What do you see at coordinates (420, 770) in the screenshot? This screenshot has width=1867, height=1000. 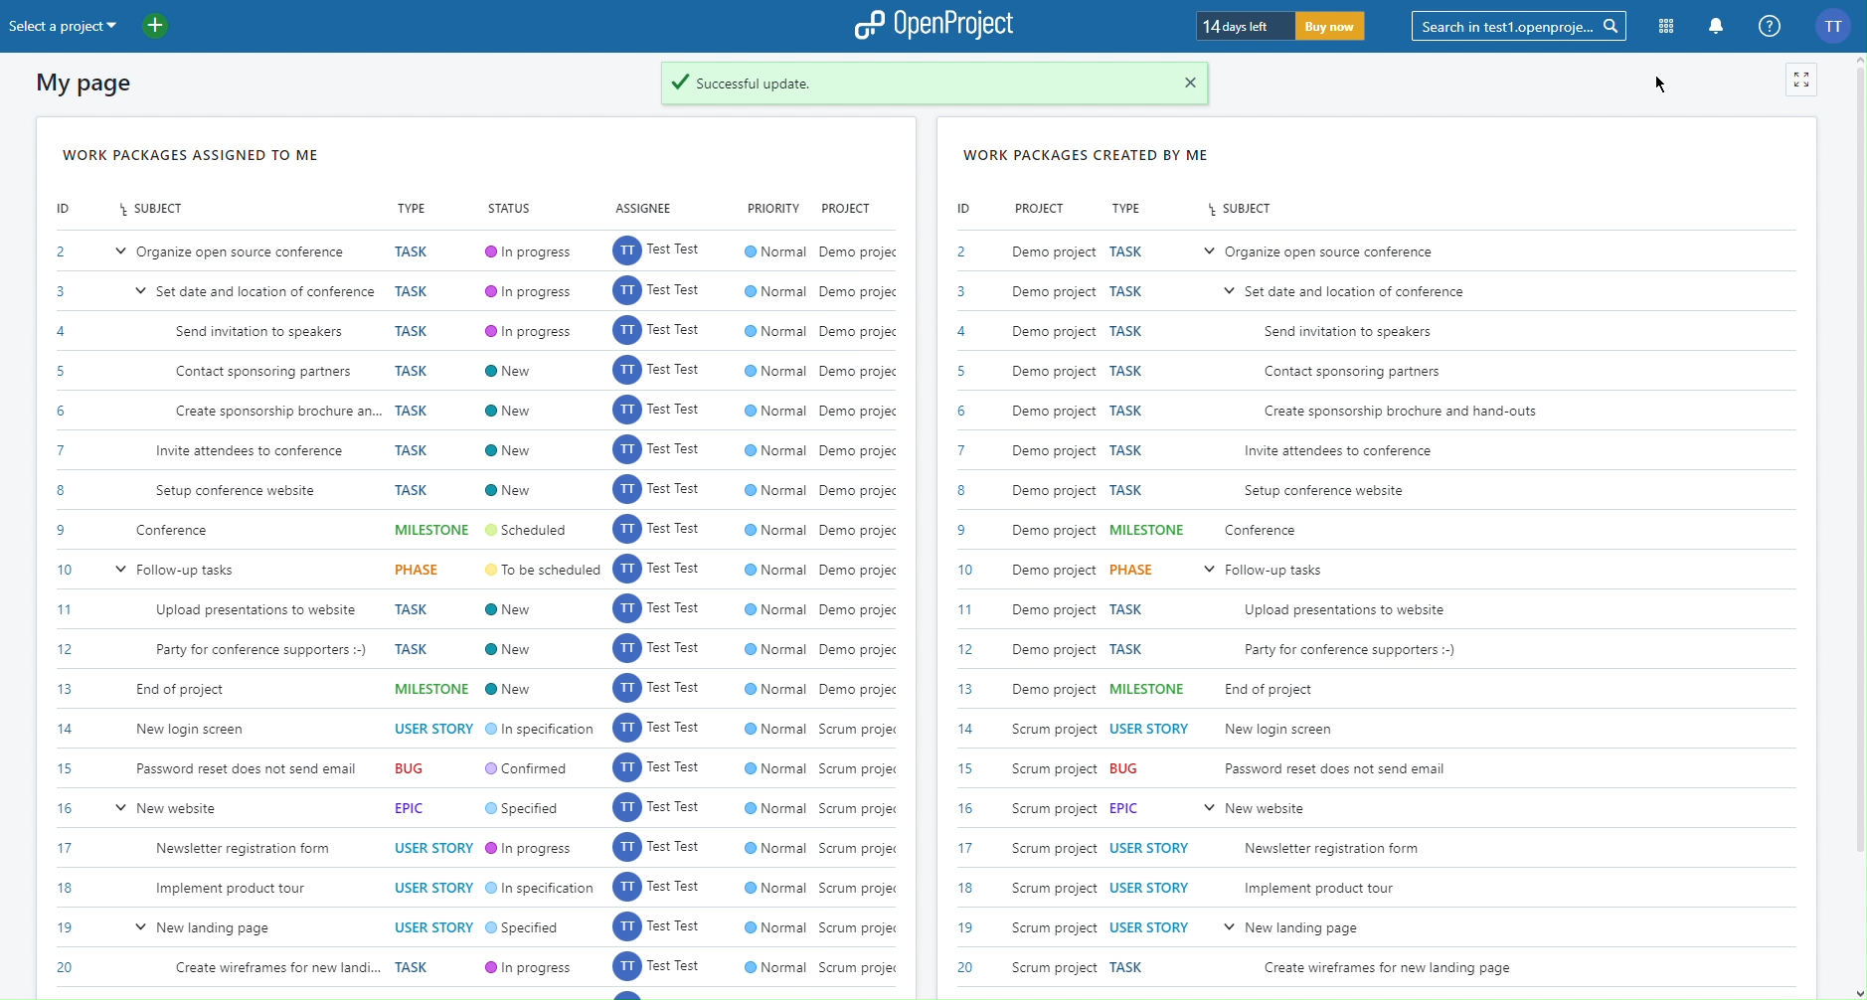 I see `Bug` at bounding box center [420, 770].